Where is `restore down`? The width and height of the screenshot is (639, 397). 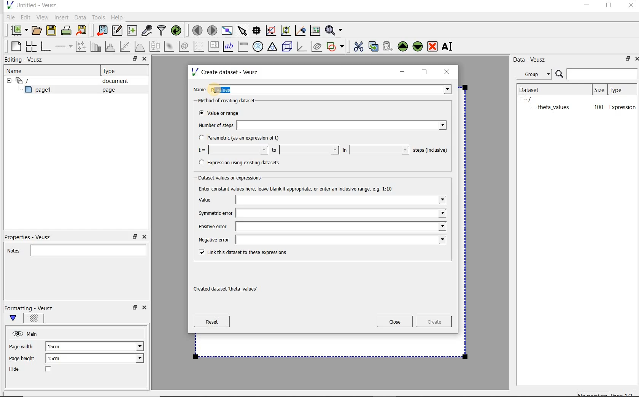
restore down is located at coordinates (626, 60).